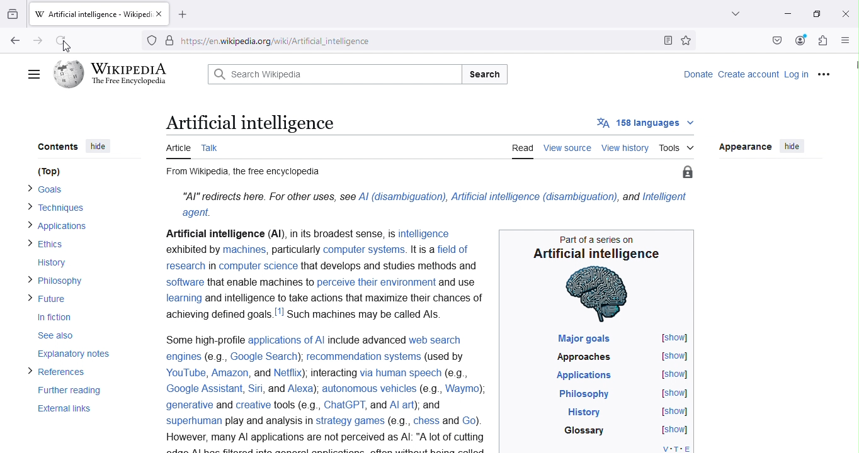  What do you see at coordinates (168, 41) in the screenshot?
I see `Site information` at bounding box center [168, 41].